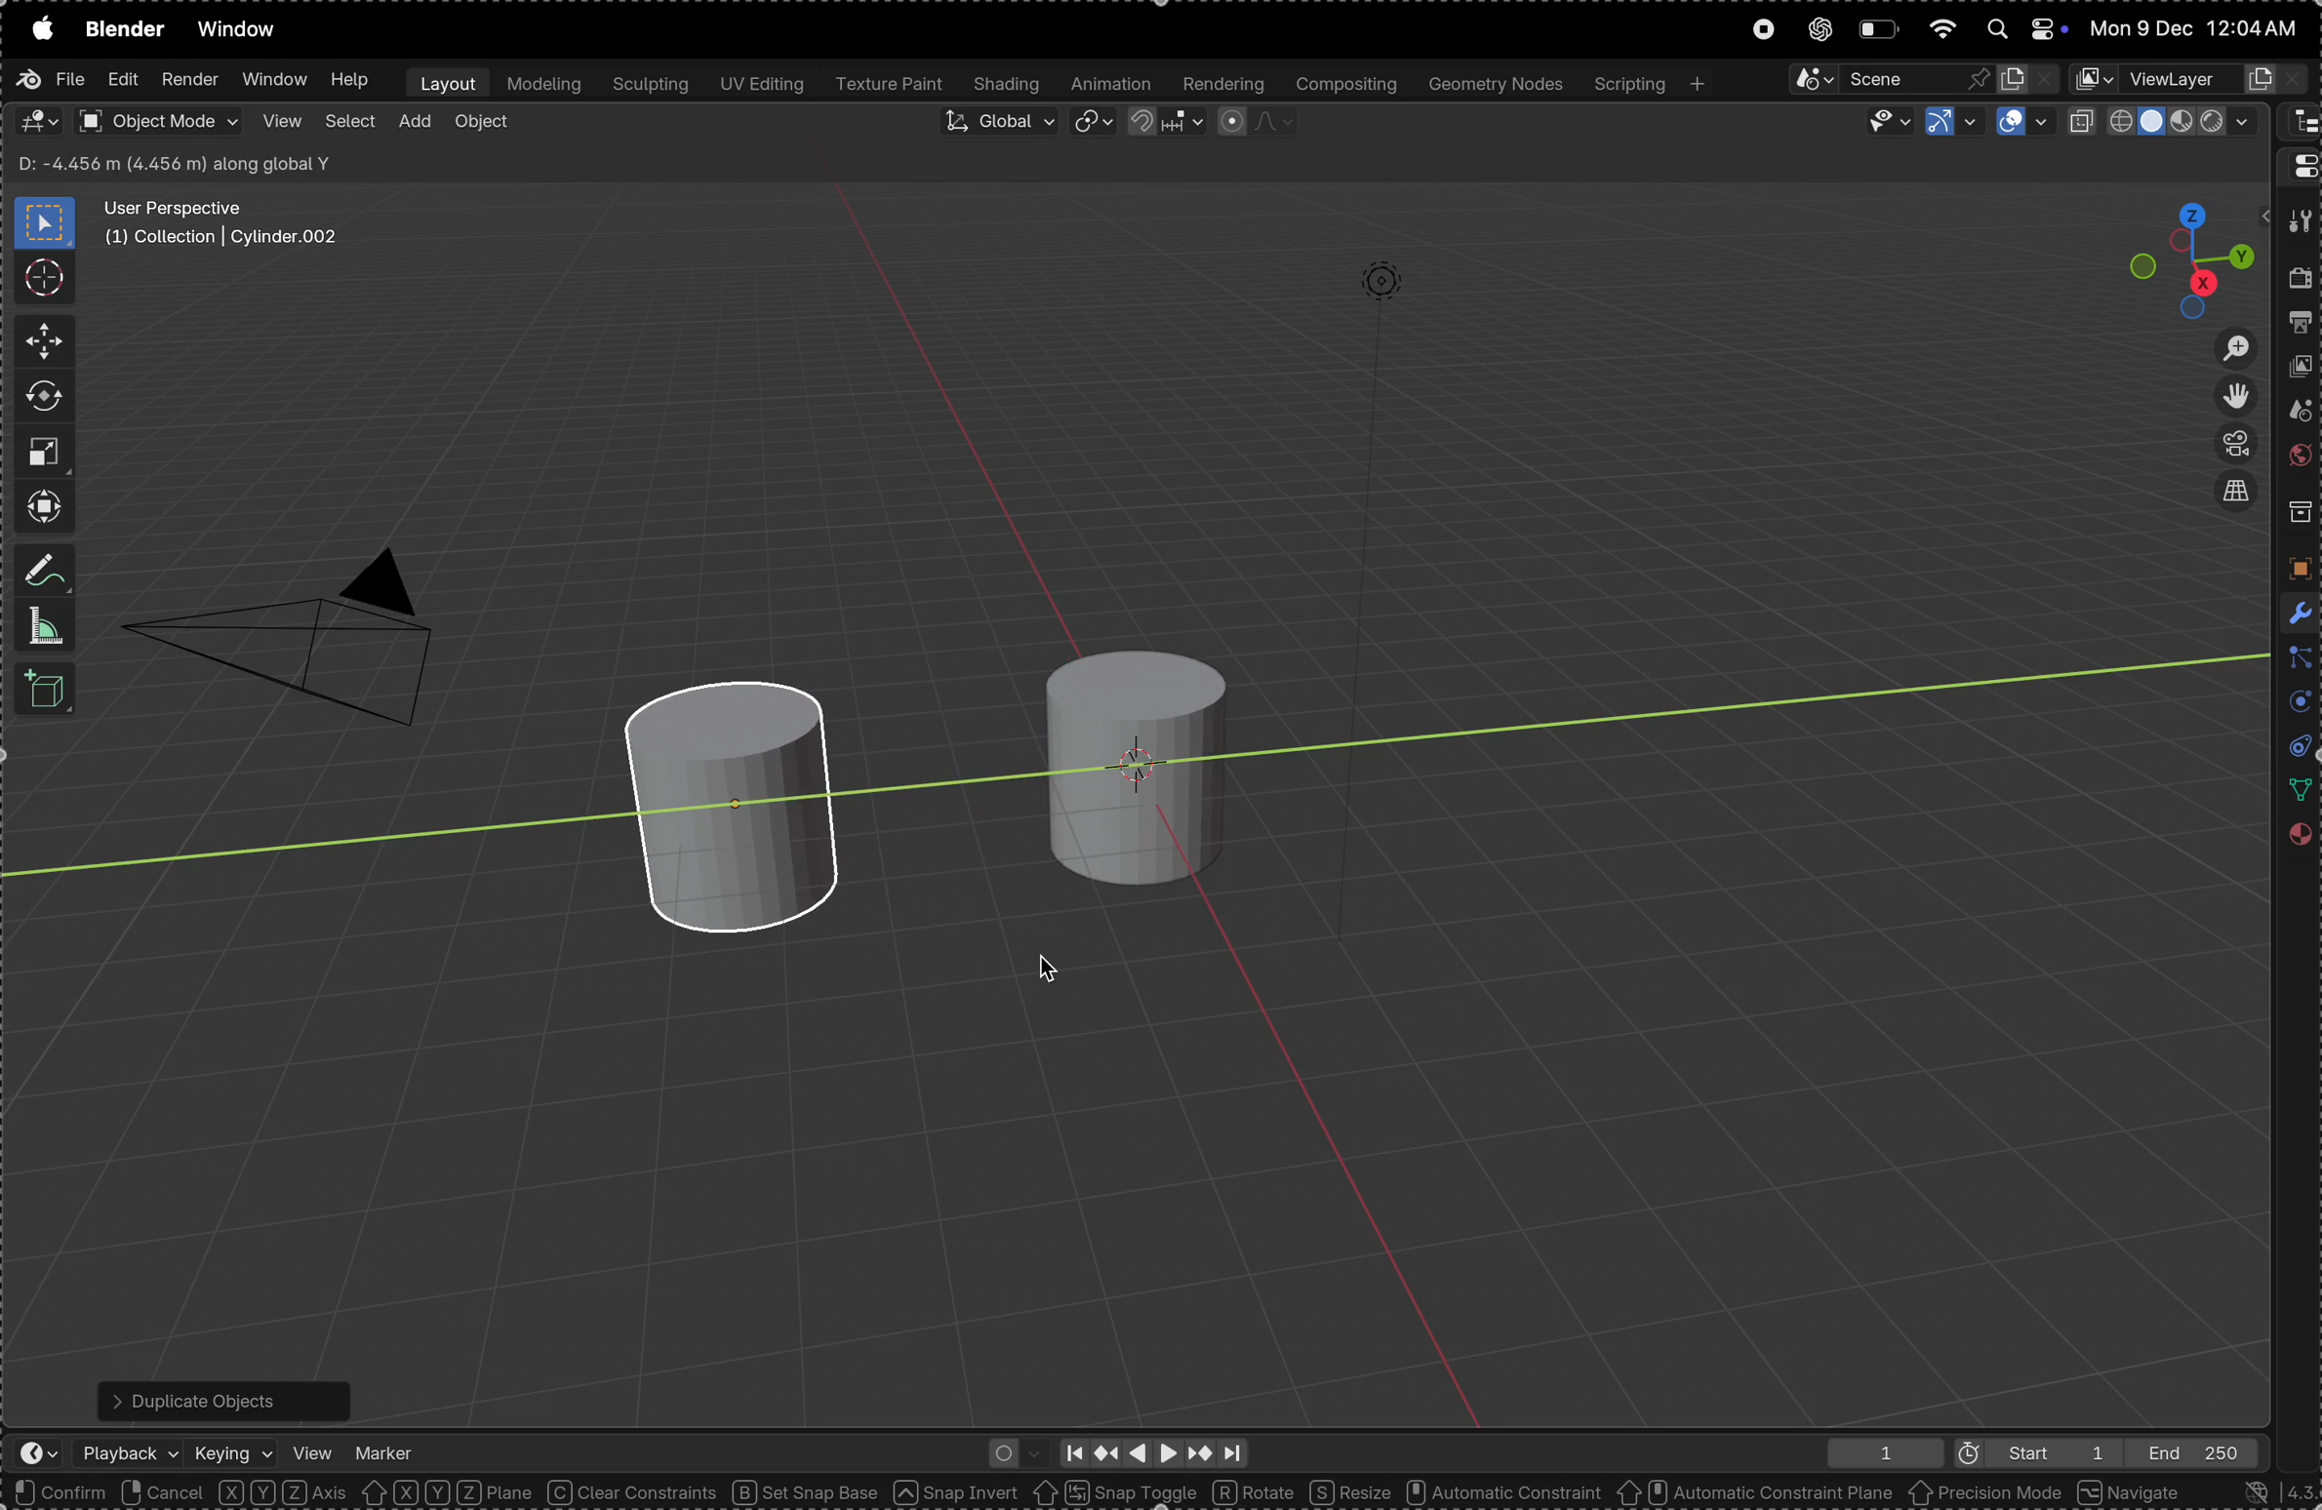 The width and height of the screenshot is (2322, 1510). What do you see at coordinates (1114, 1491) in the screenshot?
I see `snap toggle` at bounding box center [1114, 1491].